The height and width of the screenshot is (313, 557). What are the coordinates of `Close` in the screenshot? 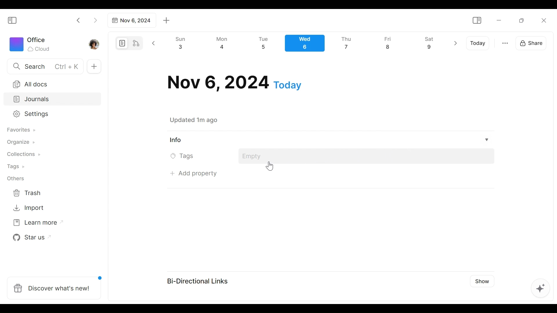 It's located at (543, 20).